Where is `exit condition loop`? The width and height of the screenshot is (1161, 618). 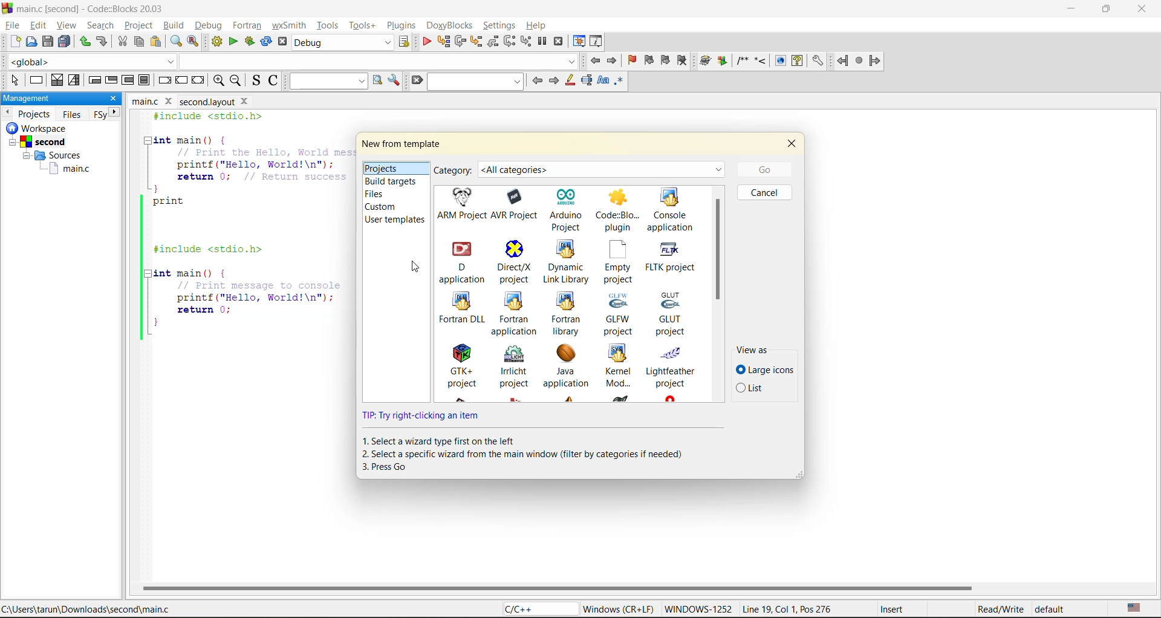
exit condition loop is located at coordinates (112, 81).